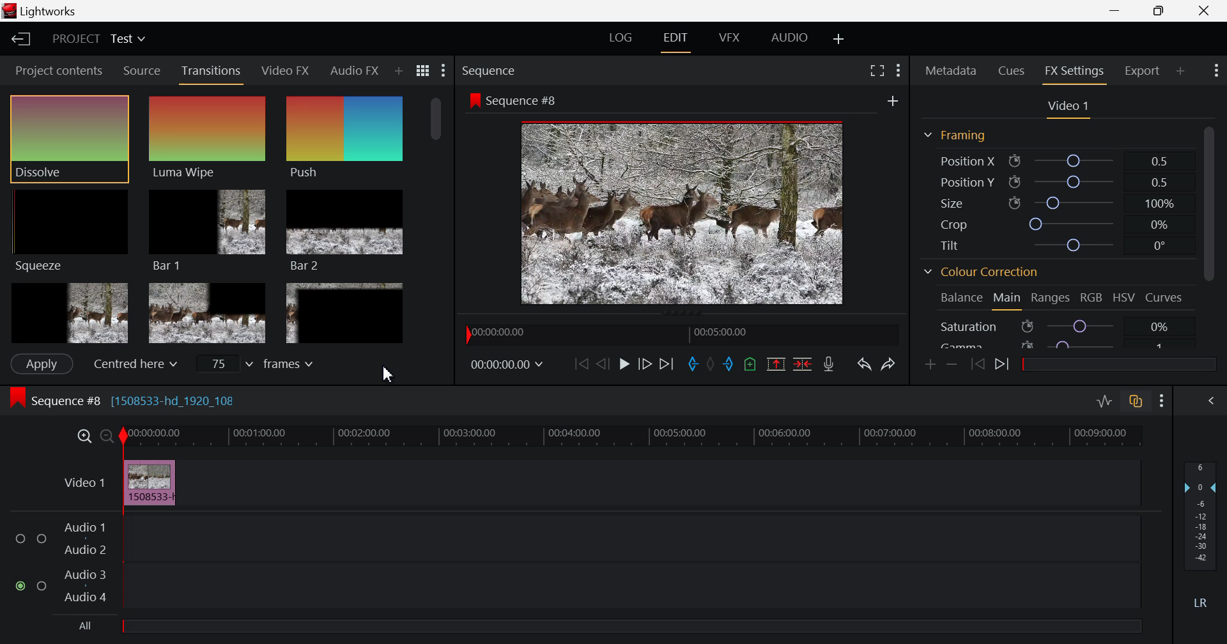  I want to click on Add Layout, so click(837, 38).